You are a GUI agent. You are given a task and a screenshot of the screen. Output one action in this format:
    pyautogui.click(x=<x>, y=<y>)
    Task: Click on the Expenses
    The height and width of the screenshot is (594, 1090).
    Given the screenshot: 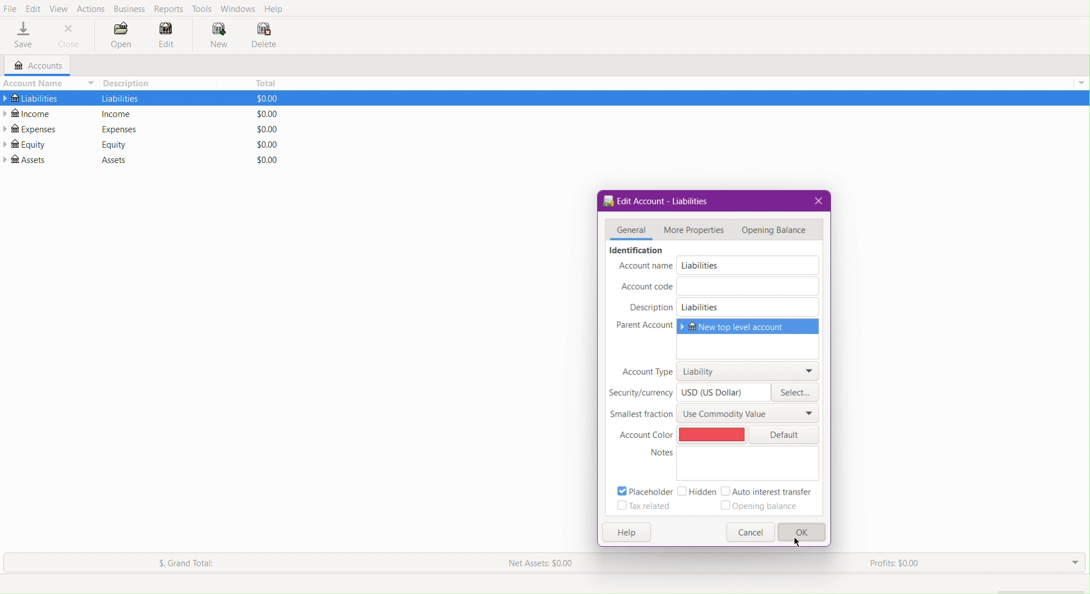 What is the action you would take?
    pyautogui.click(x=31, y=129)
    